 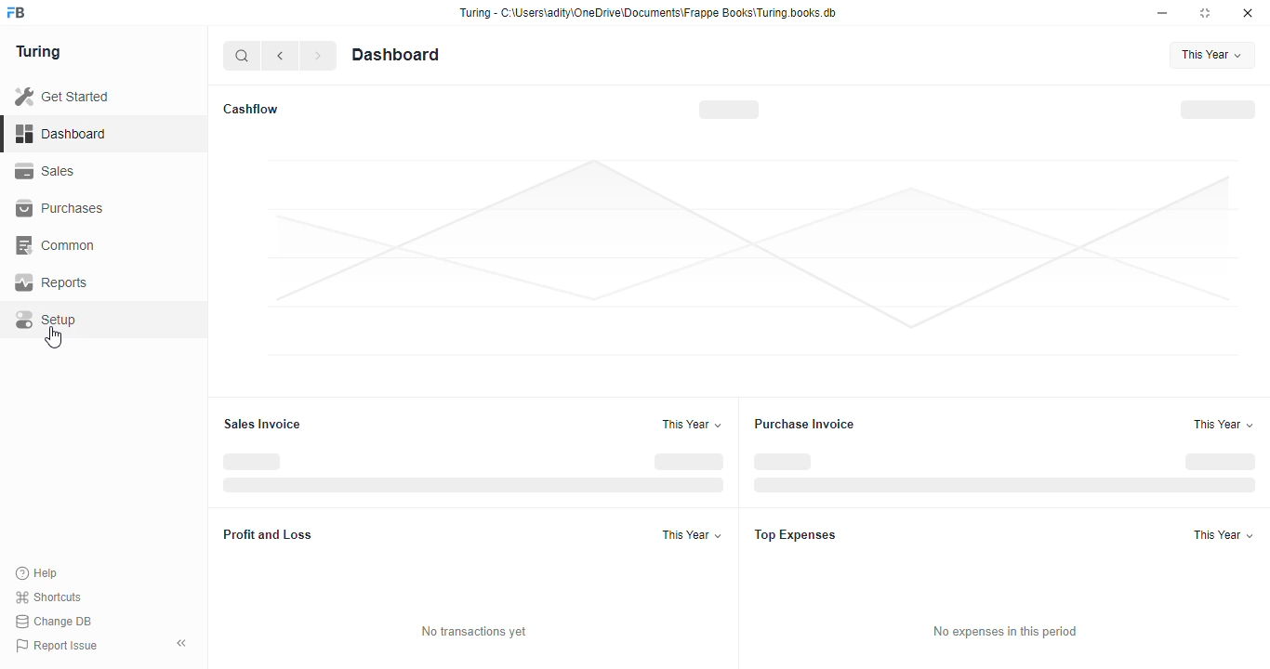 What do you see at coordinates (56, 338) in the screenshot?
I see `cursor` at bounding box center [56, 338].